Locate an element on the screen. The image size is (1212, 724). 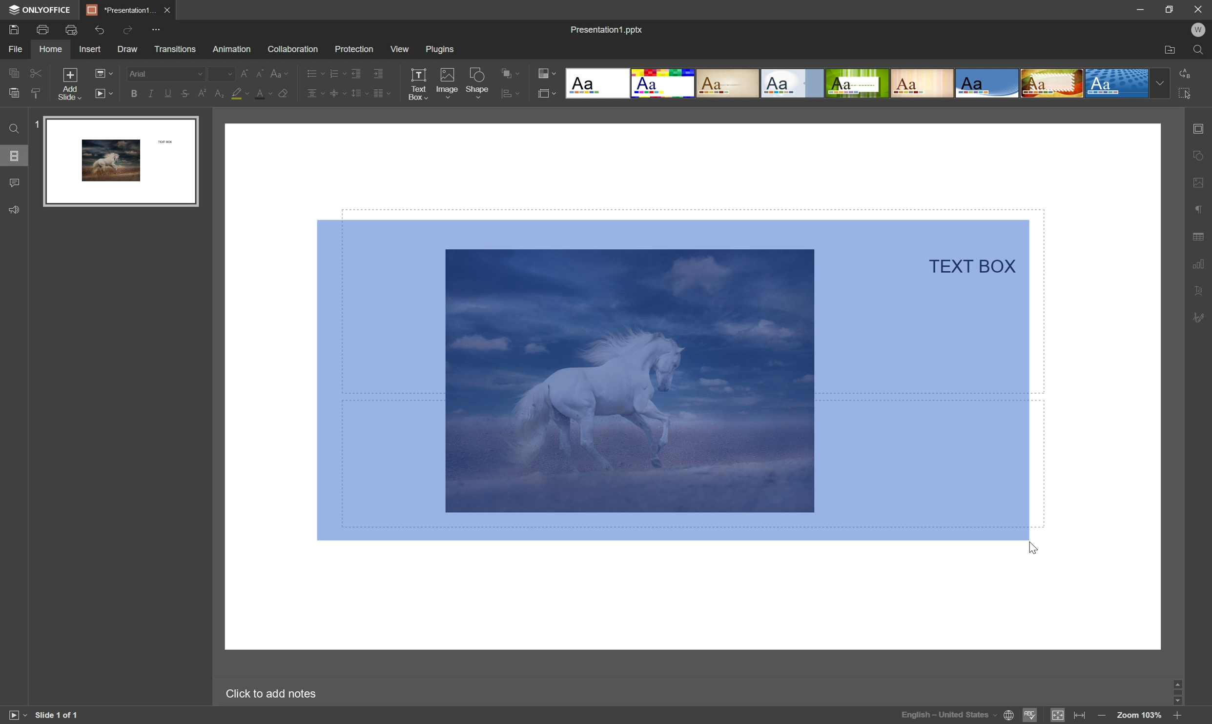
underline is located at coordinates (167, 95).